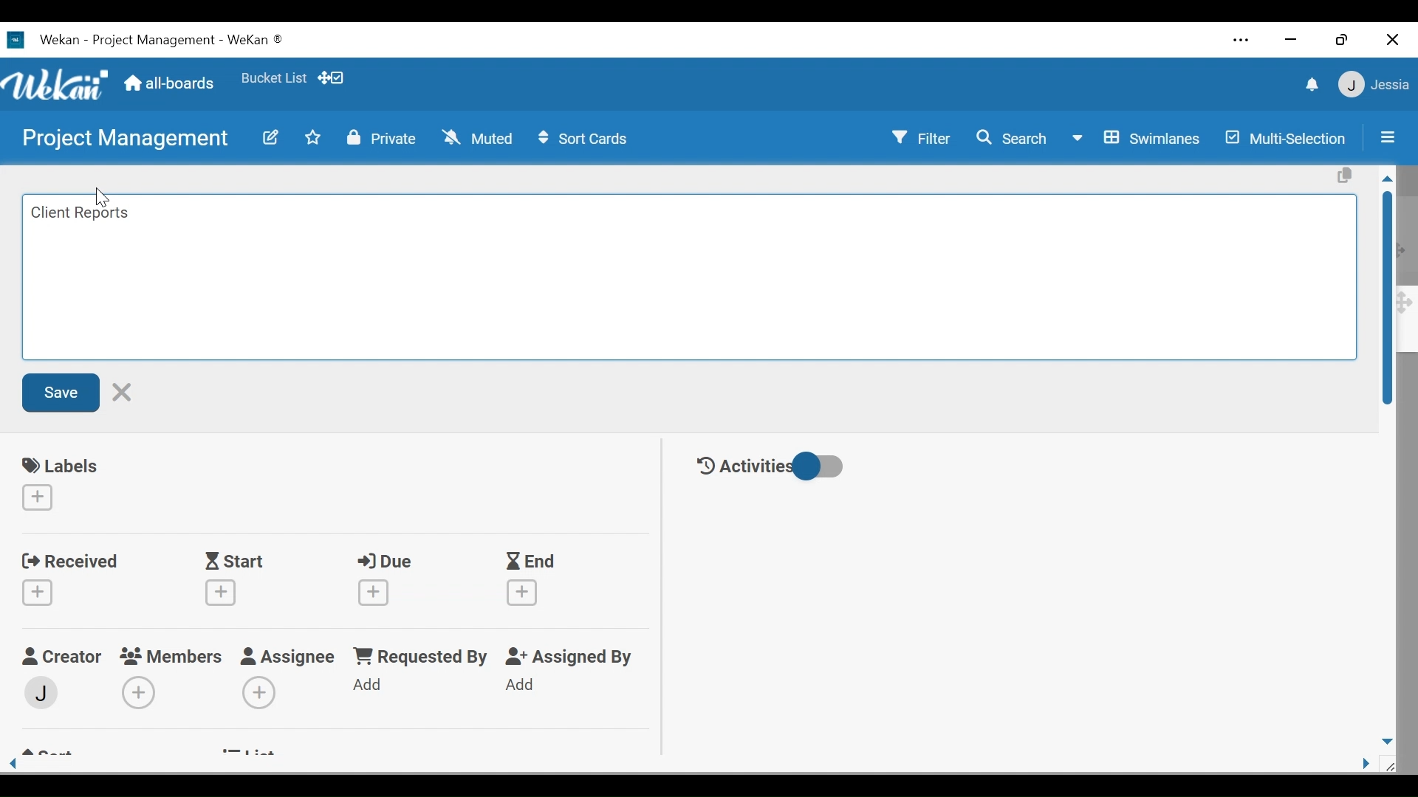 Image resolution: width=1418 pixels, height=797 pixels. Describe the element at coordinates (236, 561) in the screenshot. I see `Start Date` at that location.